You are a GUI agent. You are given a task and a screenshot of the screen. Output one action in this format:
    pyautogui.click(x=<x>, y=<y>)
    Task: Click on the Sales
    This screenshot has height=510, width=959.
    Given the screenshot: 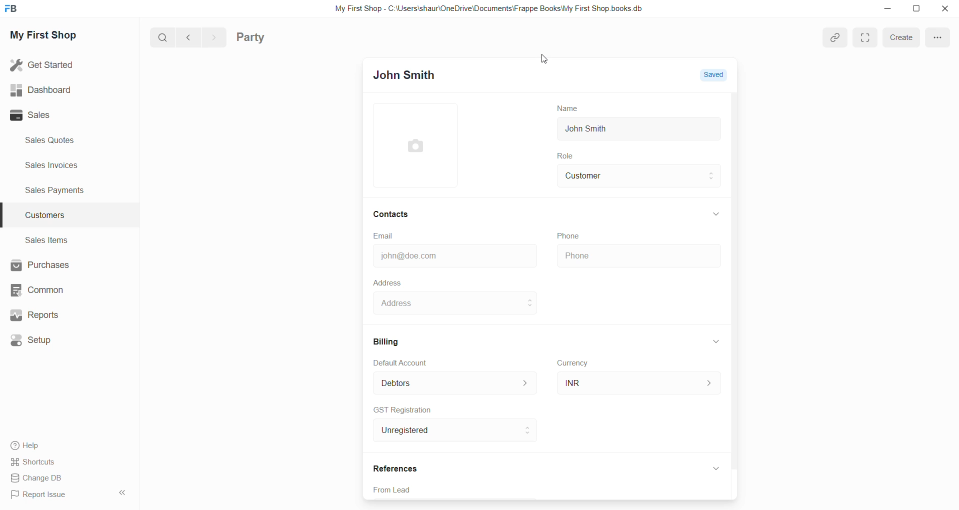 What is the action you would take?
    pyautogui.click(x=42, y=116)
    